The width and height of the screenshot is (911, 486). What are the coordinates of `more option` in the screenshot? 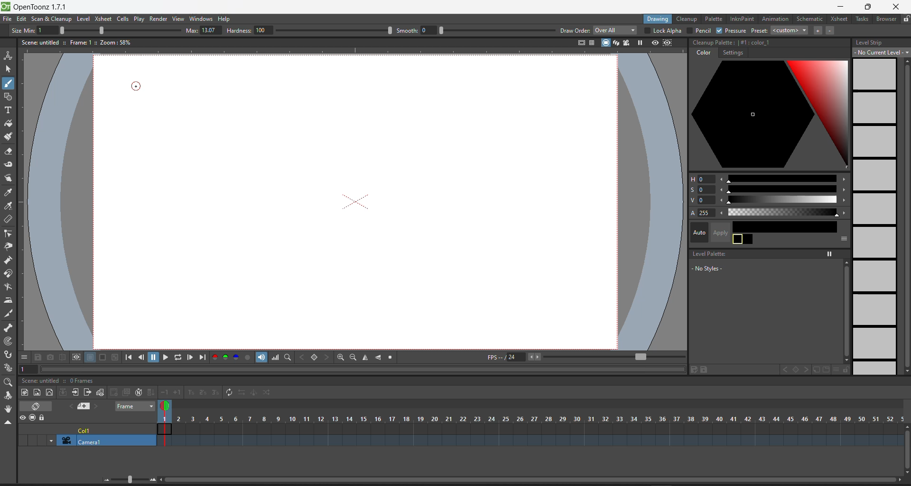 It's located at (834, 369).